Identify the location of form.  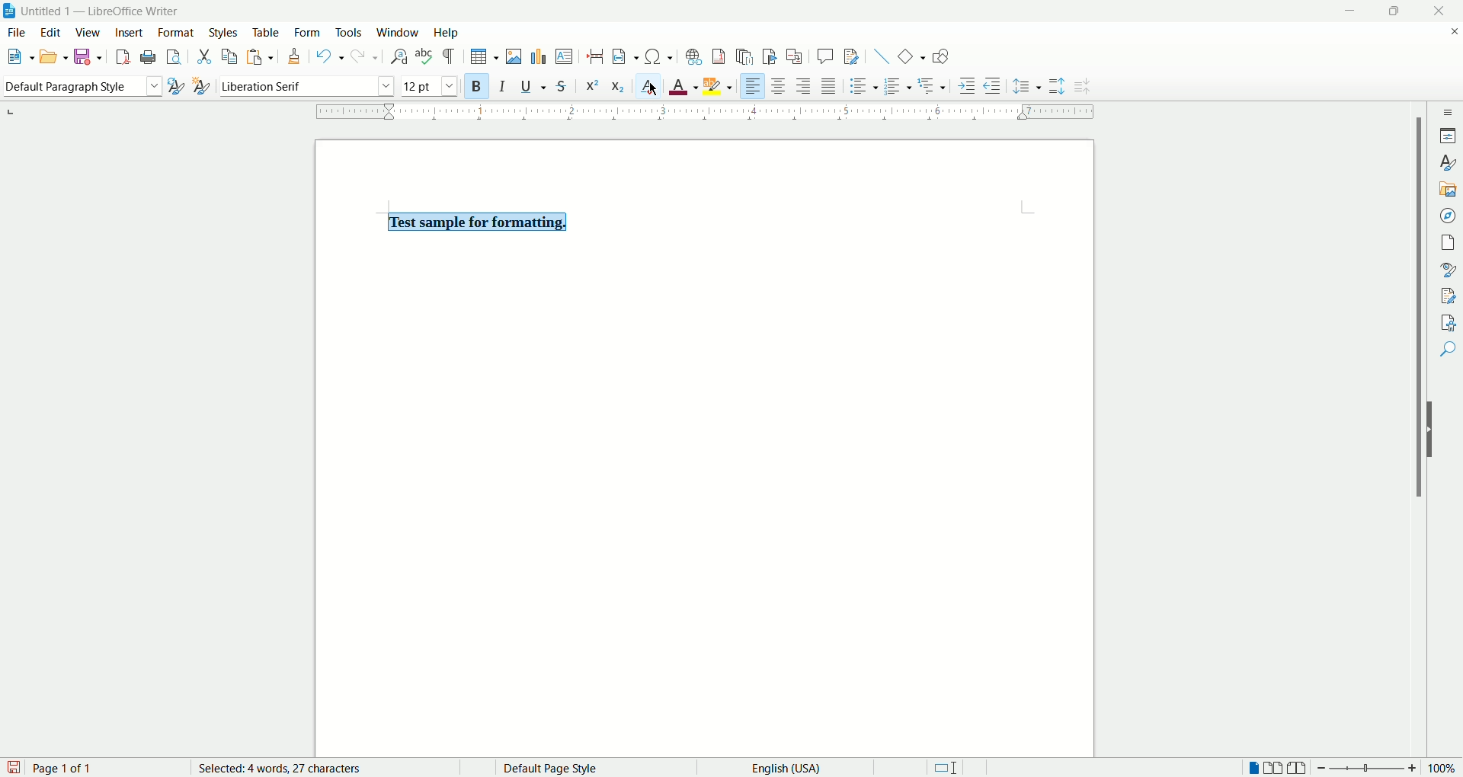
(307, 31).